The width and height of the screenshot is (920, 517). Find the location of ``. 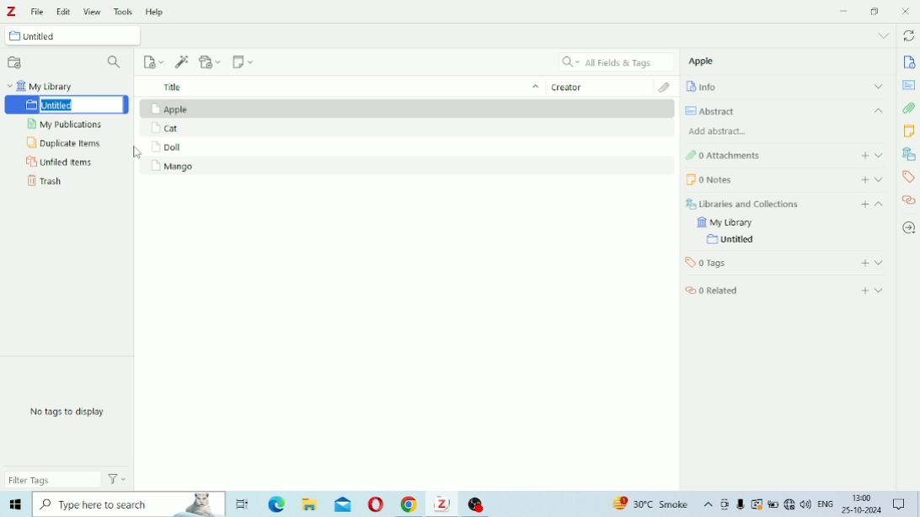

 is located at coordinates (442, 506).